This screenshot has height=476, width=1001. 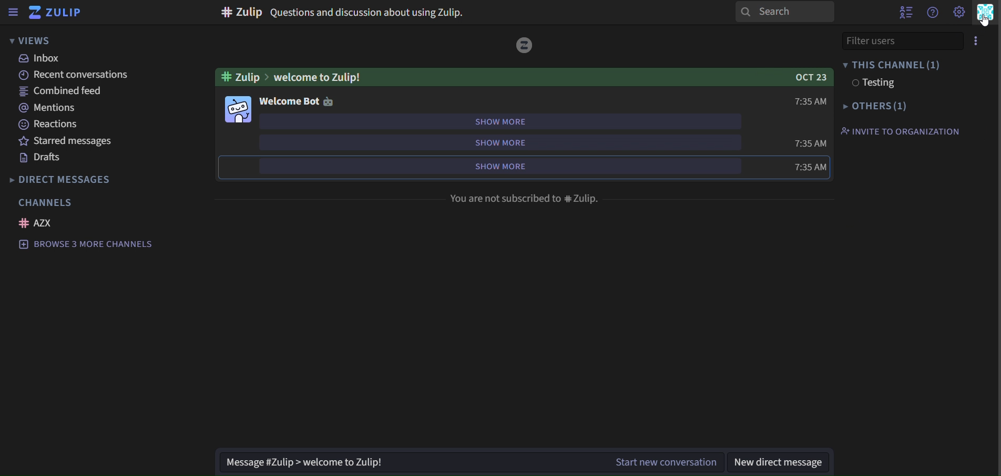 I want to click on #Zulip>, so click(x=240, y=77).